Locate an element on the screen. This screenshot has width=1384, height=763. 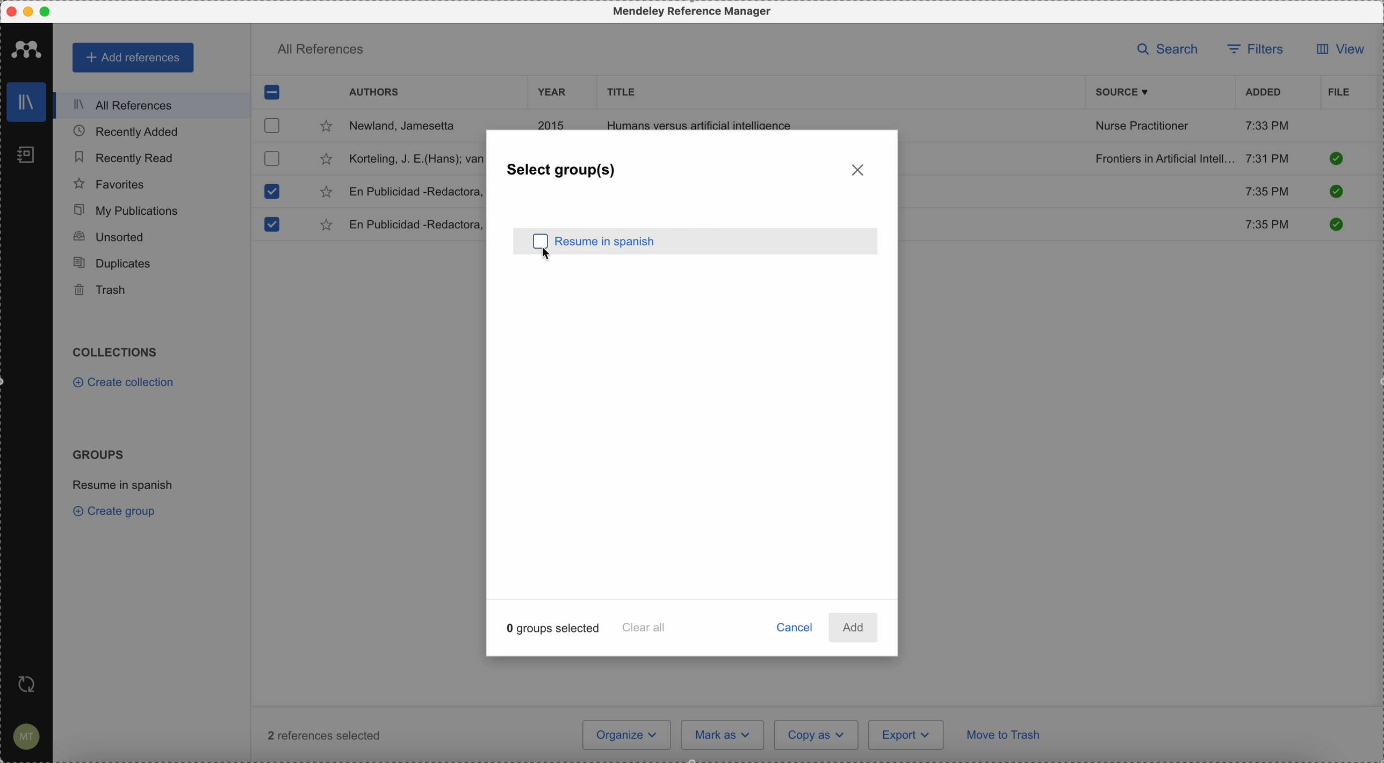
checkbox selected is located at coordinates (272, 91).